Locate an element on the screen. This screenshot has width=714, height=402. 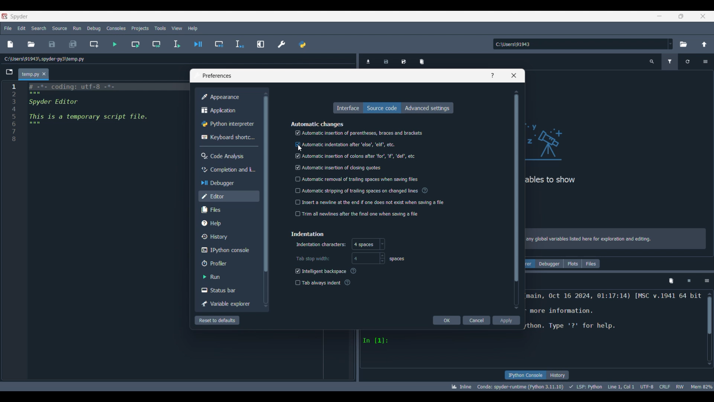
scrollbar is located at coordinates (710, 313).